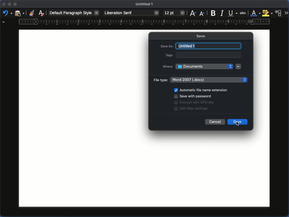 The image size is (289, 217). I want to click on Bold, so click(213, 13).